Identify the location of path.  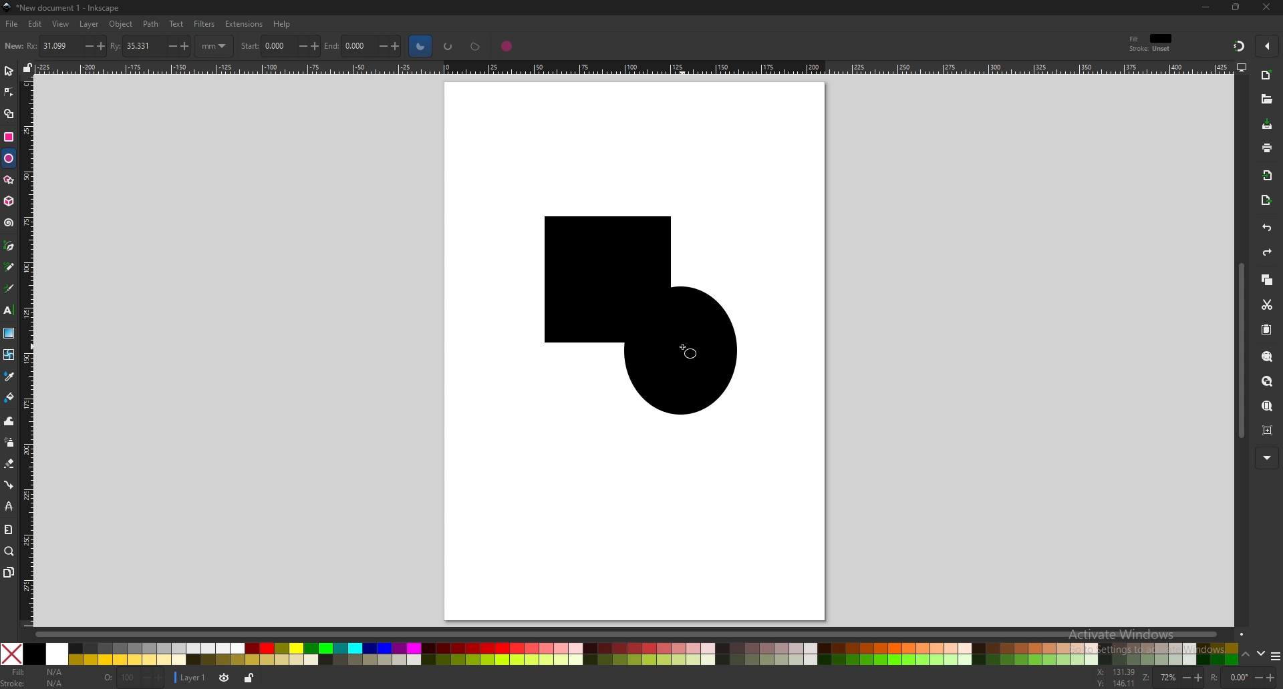
(152, 24).